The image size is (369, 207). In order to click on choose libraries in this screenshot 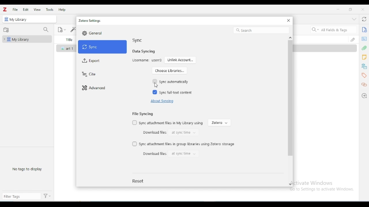, I will do `click(169, 70)`.